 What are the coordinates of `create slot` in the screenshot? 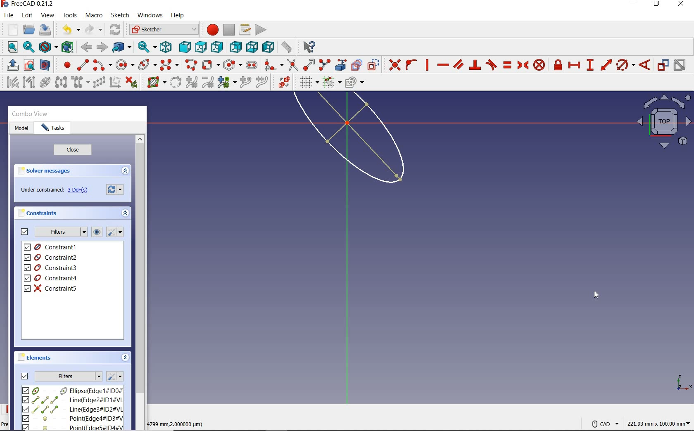 It's located at (251, 64).